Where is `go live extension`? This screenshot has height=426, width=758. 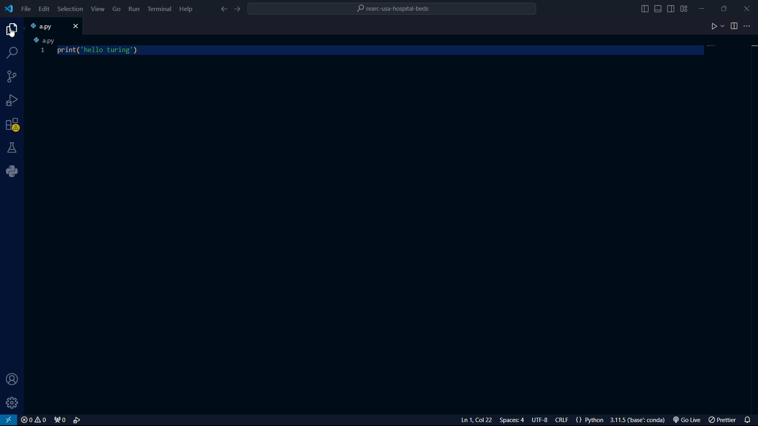 go live extension is located at coordinates (686, 420).